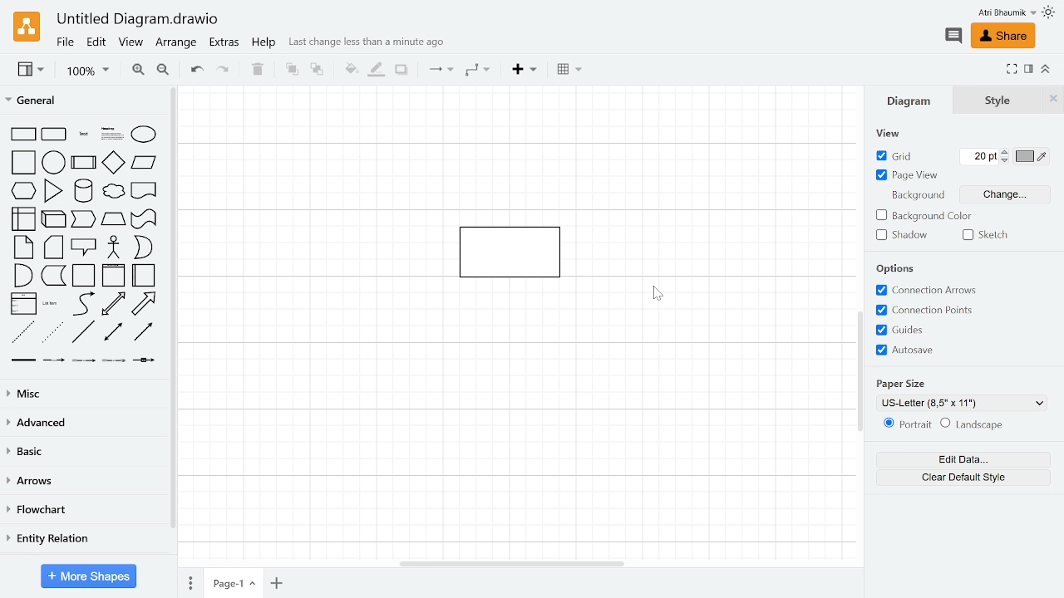 This screenshot has height=598, width=1064. What do you see at coordinates (1011, 69) in the screenshot?
I see `Fullscreen` at bounding box center [1011, 69].